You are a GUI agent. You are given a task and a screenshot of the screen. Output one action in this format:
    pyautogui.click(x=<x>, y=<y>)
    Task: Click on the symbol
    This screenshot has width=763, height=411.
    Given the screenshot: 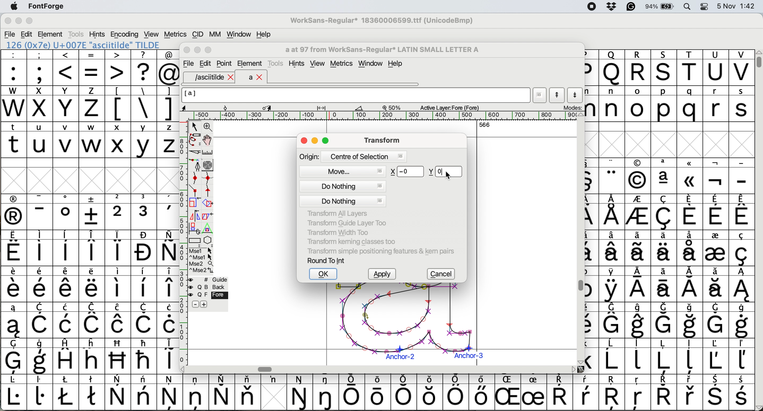 What is the action you would take?
    pyautogui.click(x=170, y=392)
    